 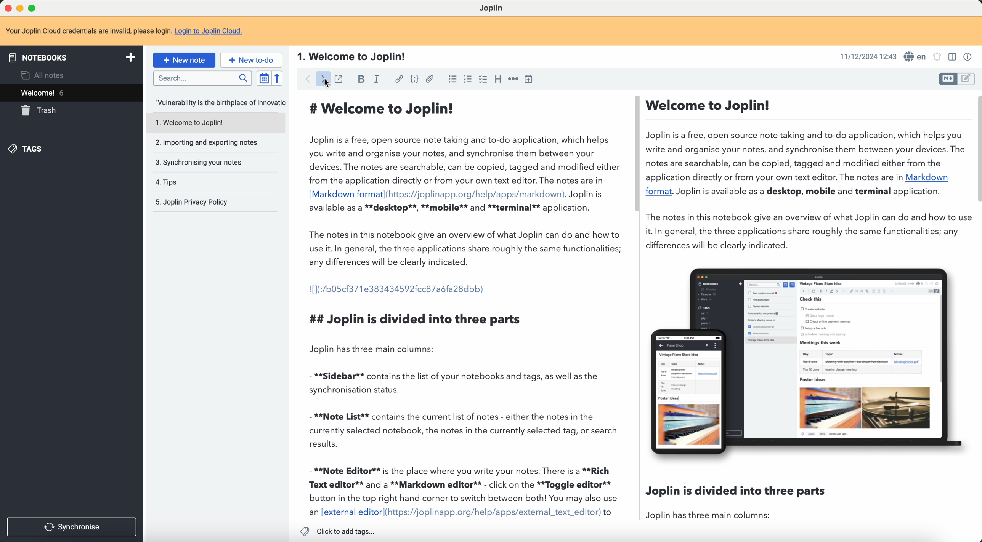 I want to click on title, so click(x=473, y=57).